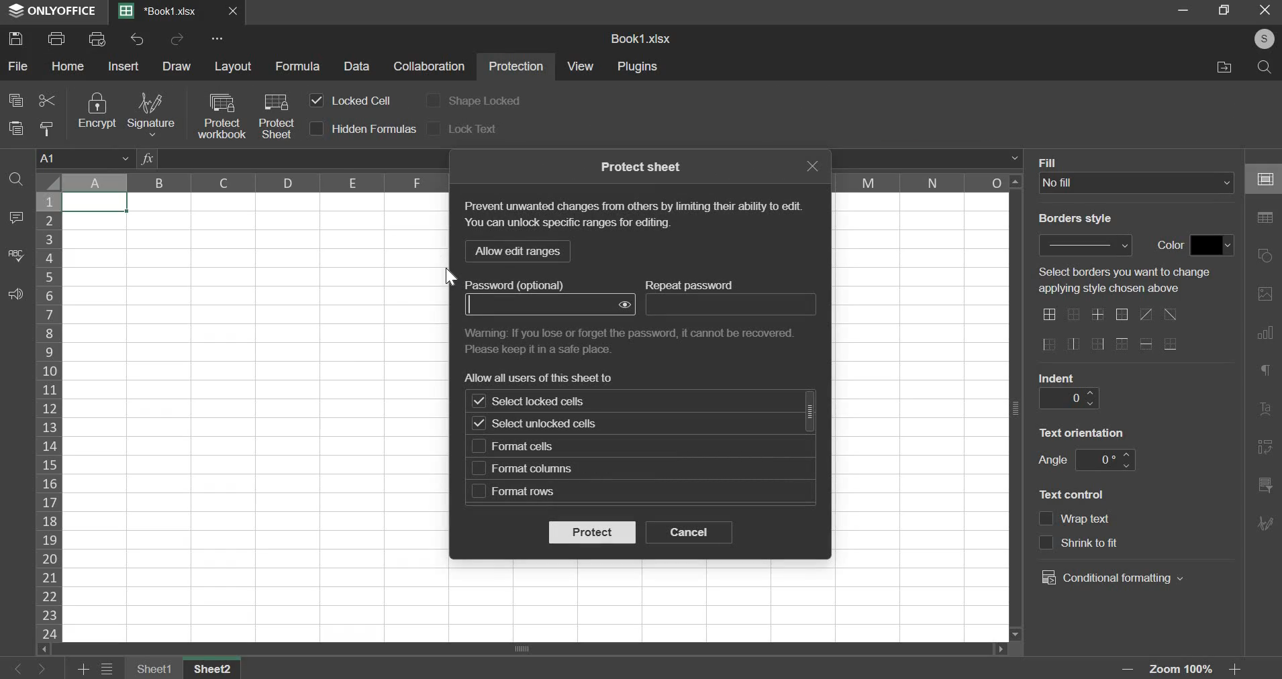  I want to click on zoom out, so click(1130, 669).